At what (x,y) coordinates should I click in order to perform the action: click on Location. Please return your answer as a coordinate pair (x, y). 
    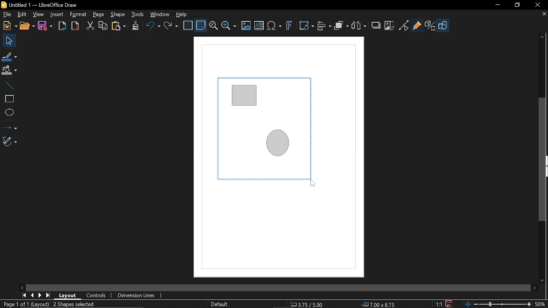
    Looking at the image, I should click on (308, 305).